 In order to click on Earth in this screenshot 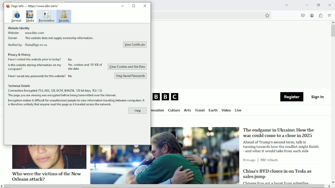, I will do `click(213, 110)`.